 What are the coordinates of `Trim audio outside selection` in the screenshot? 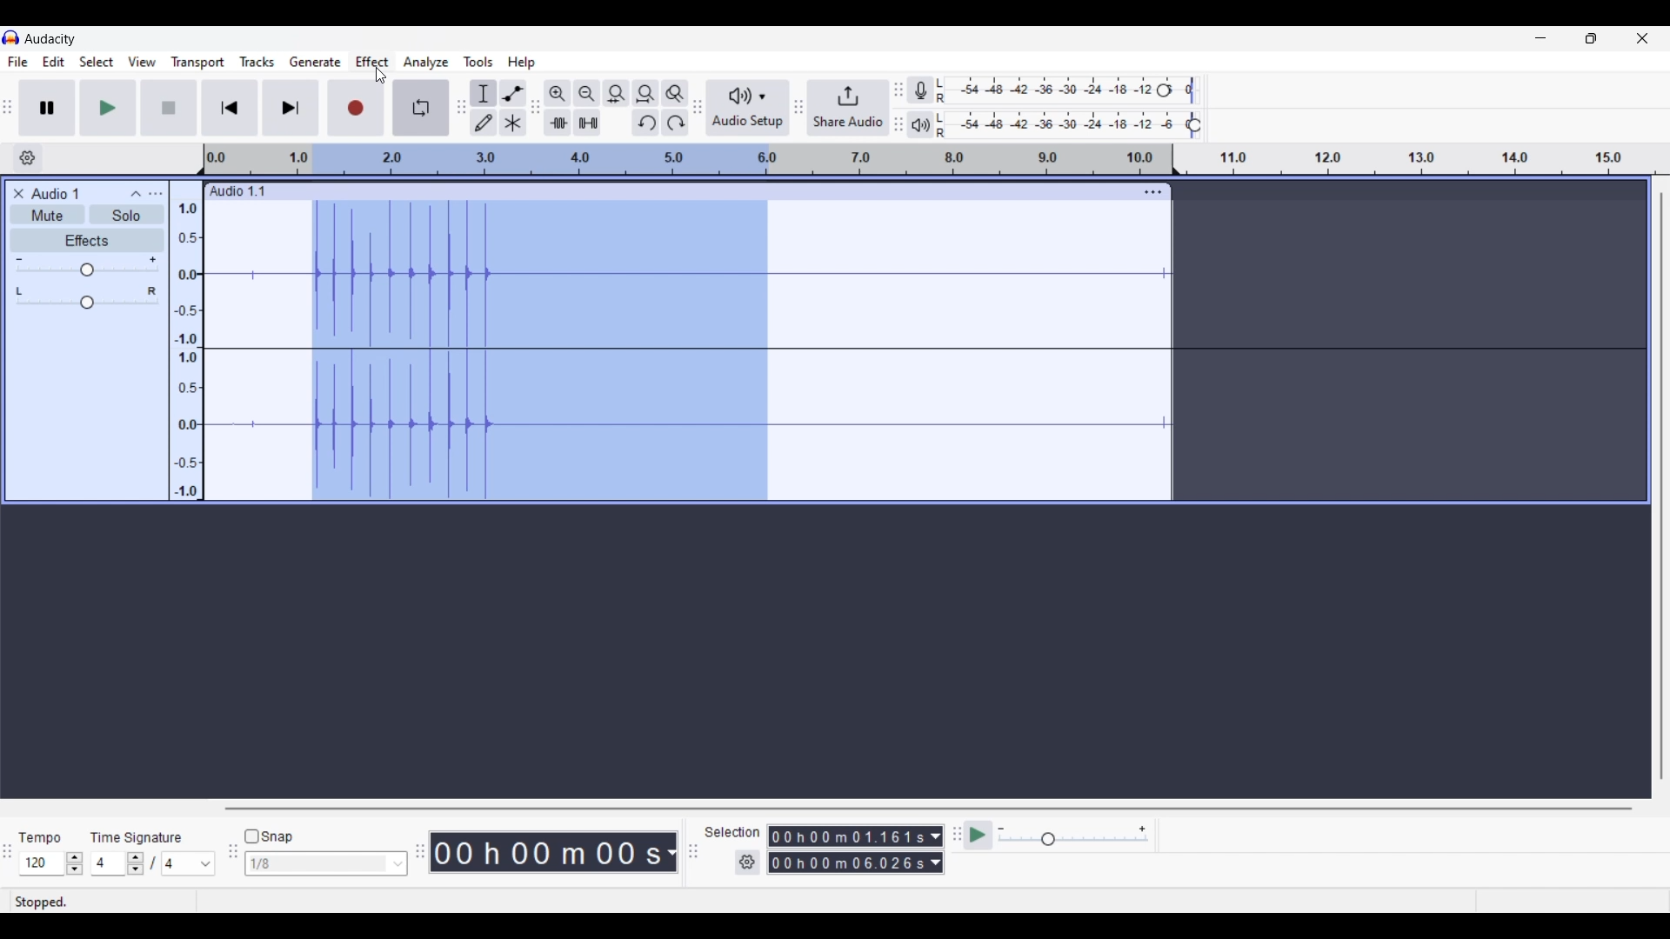 It's located at (558, 123).